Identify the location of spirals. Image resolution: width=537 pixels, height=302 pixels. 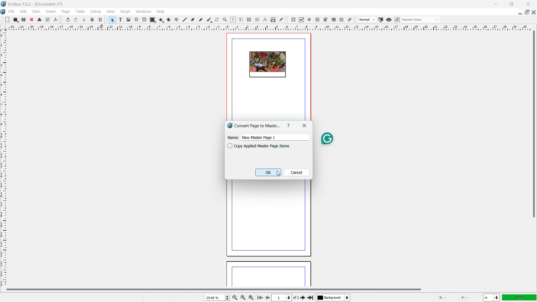
(177, 20).